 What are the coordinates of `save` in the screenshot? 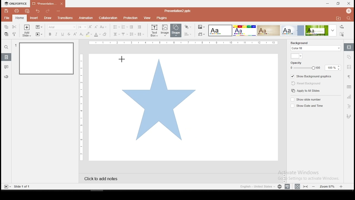 It's located at (6, 11).